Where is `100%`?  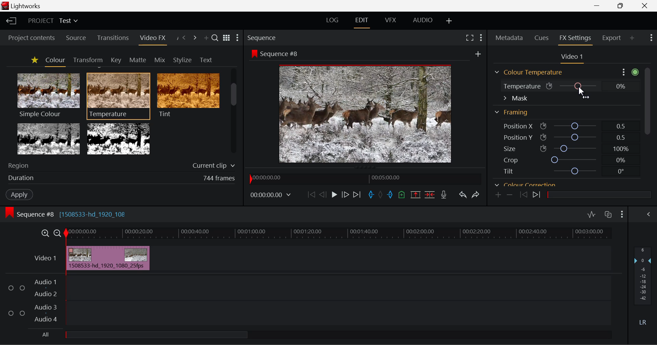
100% is located at coordinates (621, 150).